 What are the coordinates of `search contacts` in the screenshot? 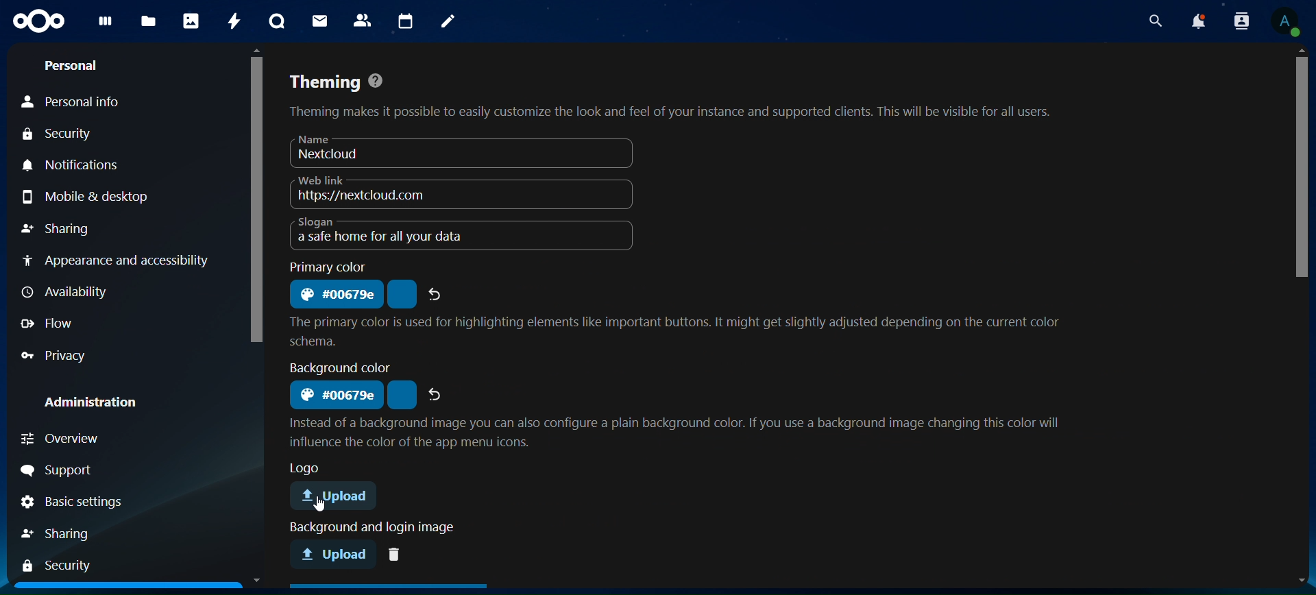 It's located at (1240, 23).